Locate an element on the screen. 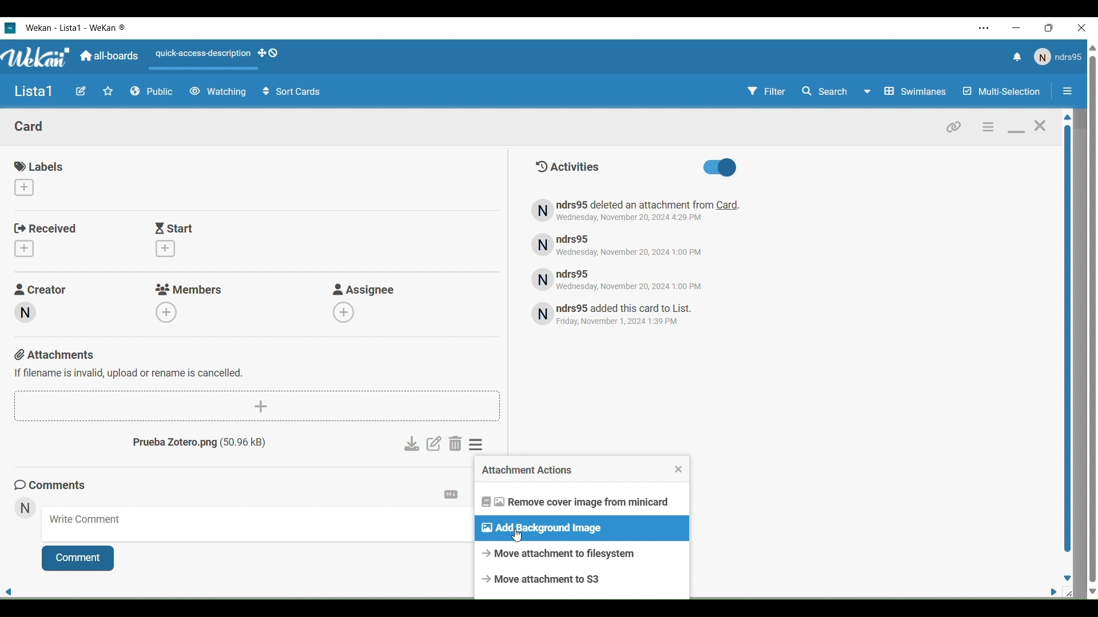  Add received is located at coordinates (23, 249).